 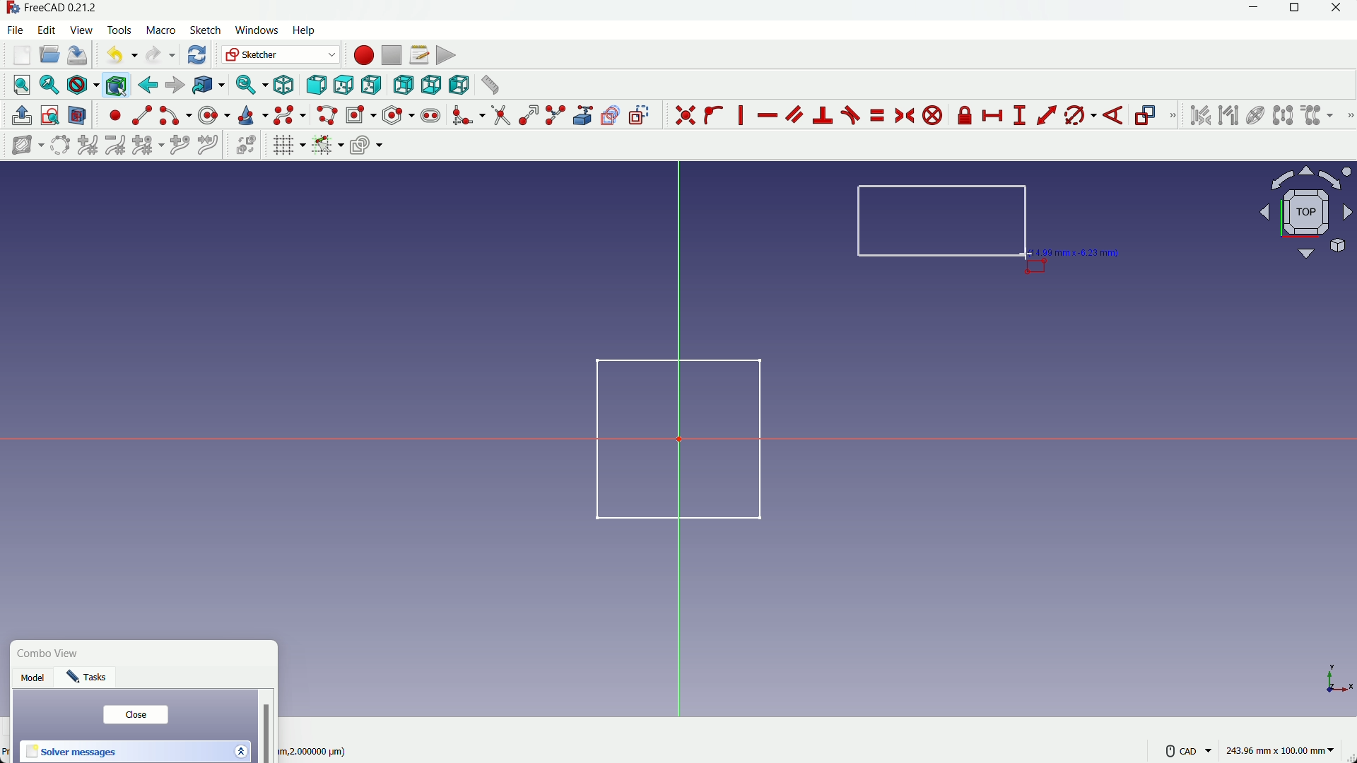 I want to click on split edge, so click(x=557, y=116).